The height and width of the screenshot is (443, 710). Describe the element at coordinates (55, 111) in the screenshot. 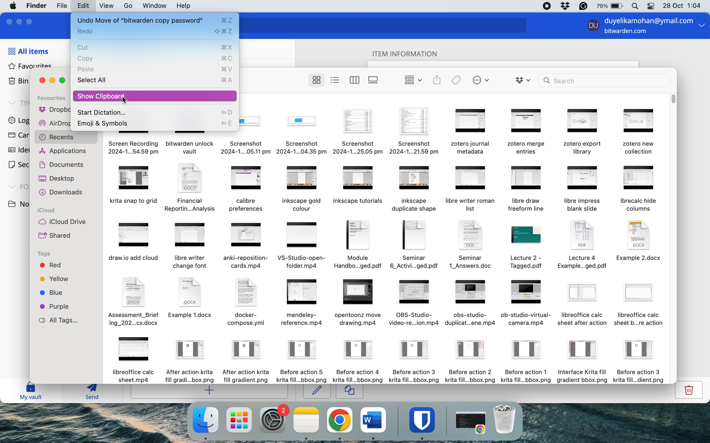

I see `dropbox` at that location.